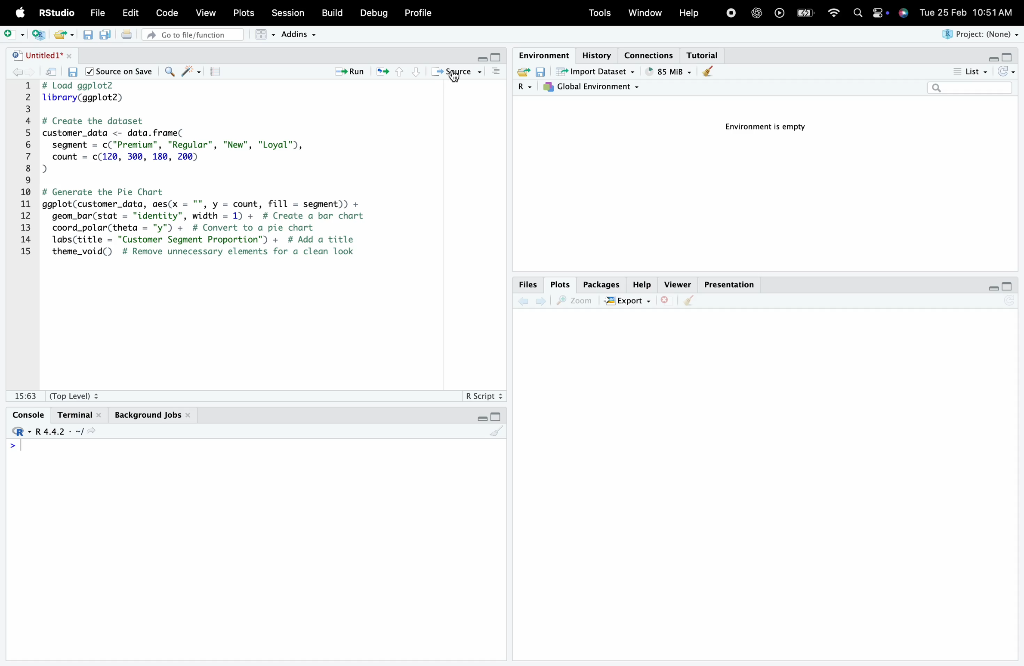  Describe the element at coordinates (169, 12) in the screenshot. I see `Code` at that location.